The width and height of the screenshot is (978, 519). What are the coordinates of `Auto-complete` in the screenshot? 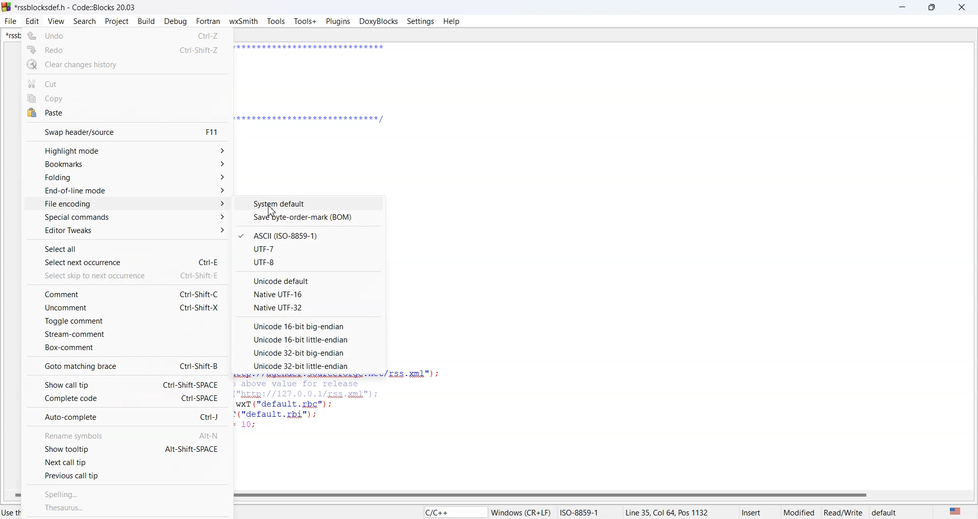 It's located at (126, 417).